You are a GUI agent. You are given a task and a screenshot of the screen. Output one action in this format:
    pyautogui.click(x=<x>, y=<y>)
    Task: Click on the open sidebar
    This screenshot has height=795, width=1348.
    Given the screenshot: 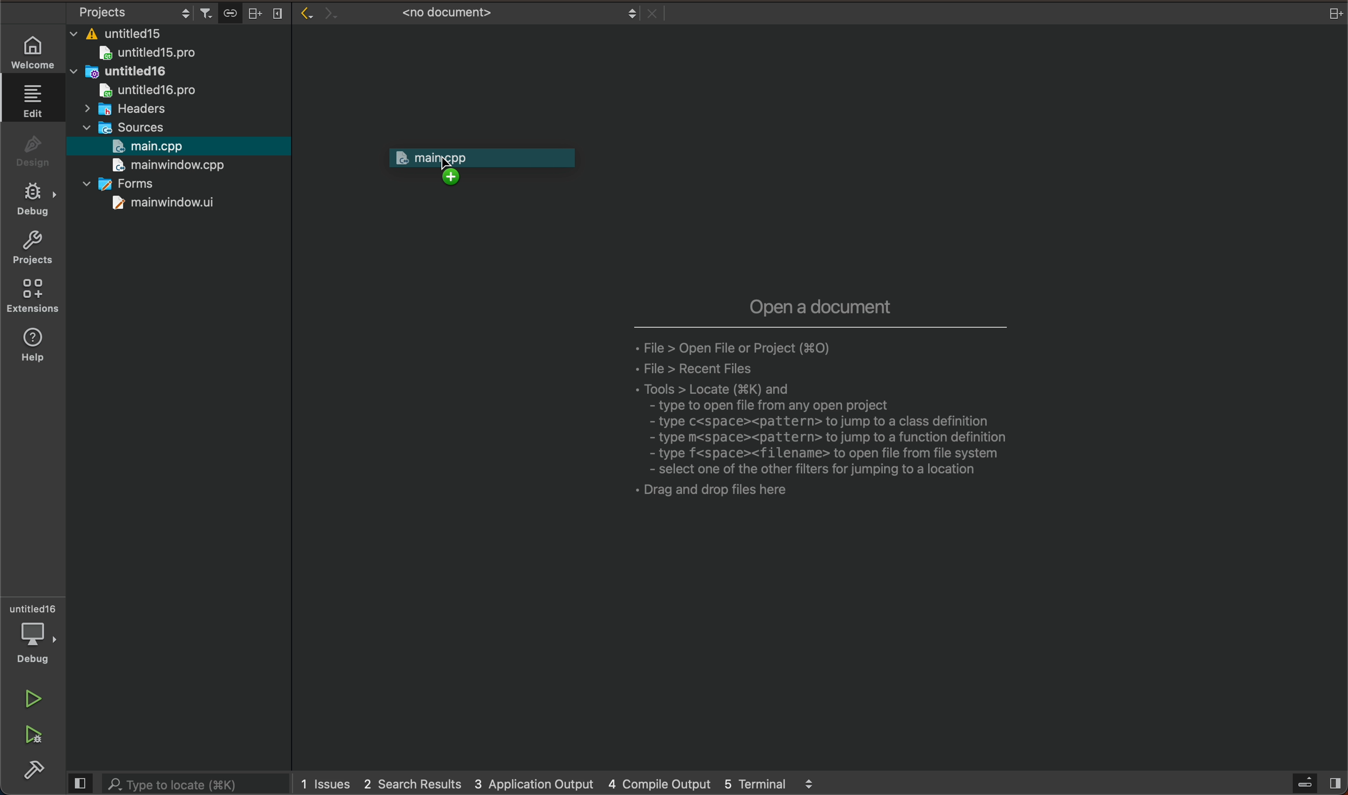 What is the action you would take?
    pyautogui.click(x=1311, y=785)
    